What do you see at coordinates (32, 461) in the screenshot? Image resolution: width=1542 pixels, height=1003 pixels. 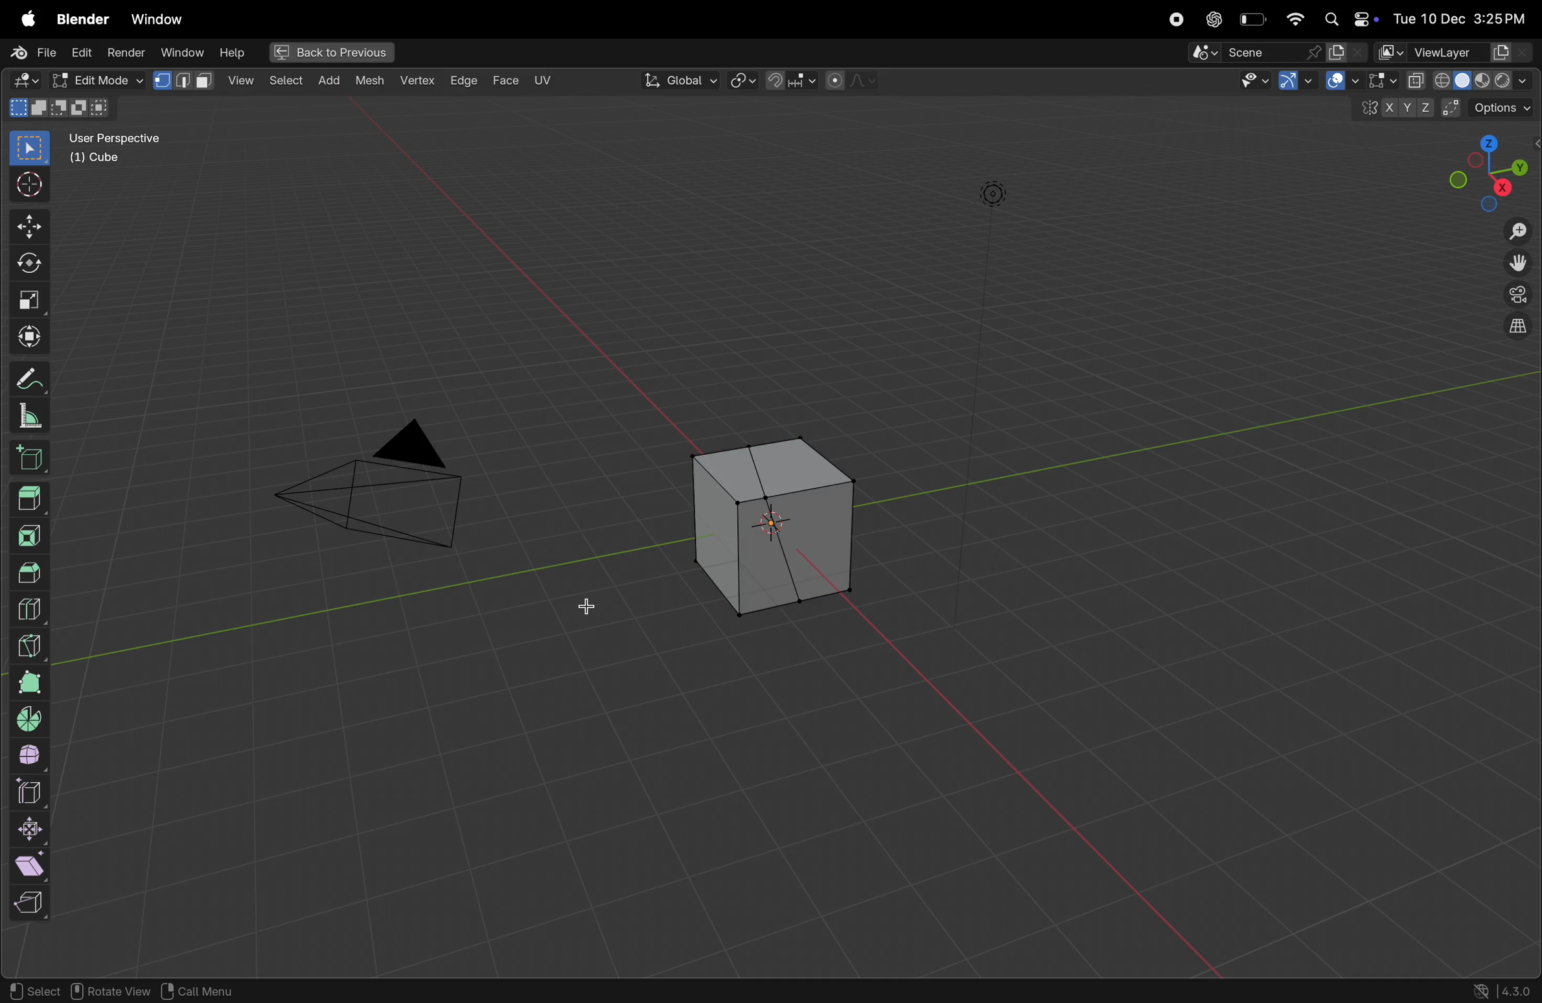 I see `3d cube` at bounding box center [32, 461].